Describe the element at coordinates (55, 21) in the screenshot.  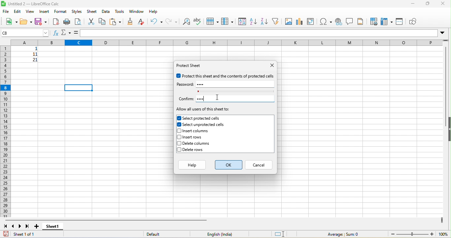
I see `export pdf` at that location.